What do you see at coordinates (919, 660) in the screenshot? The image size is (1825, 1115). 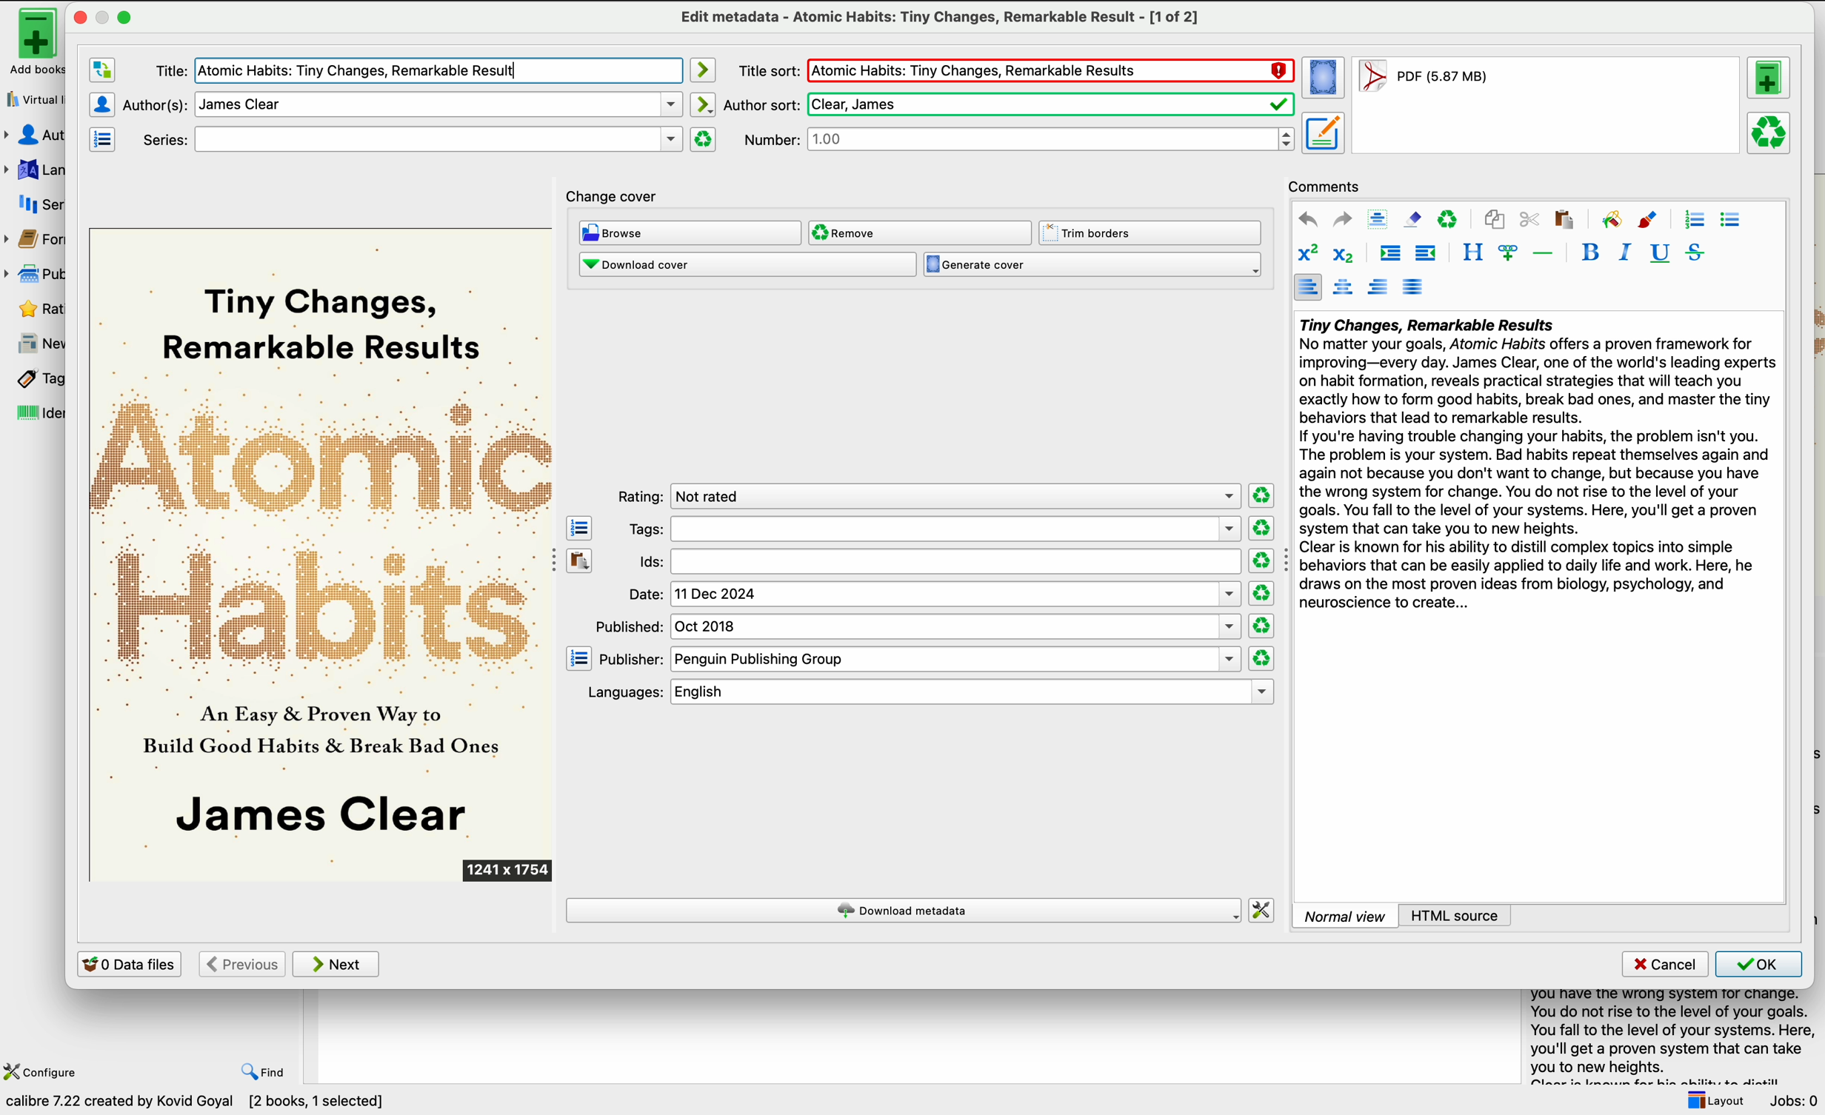 I see `publisher` at bounding box center [919, 660].